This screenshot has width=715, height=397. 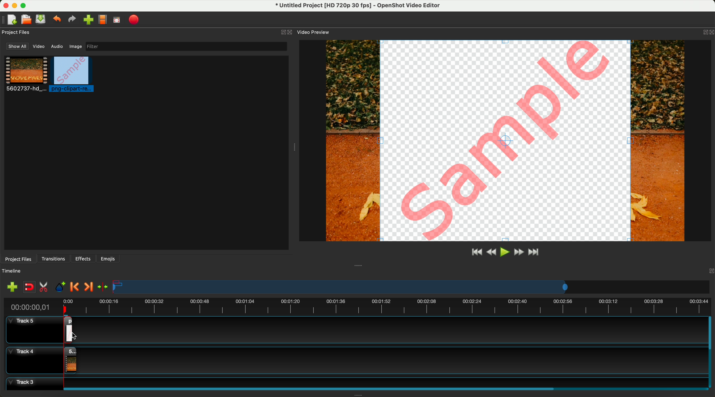 What do you see at coordinates (477, 252) in the screenshot?
I see `jump to start` at bounding box center [477, 252].